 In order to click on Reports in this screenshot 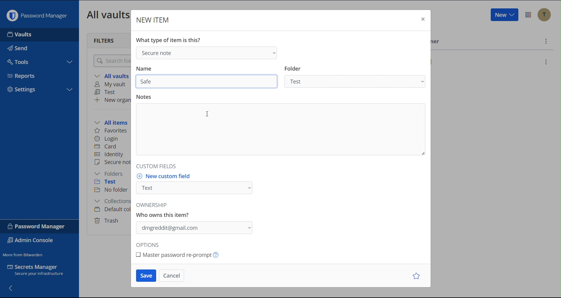, I will do `click(40, 74)`.